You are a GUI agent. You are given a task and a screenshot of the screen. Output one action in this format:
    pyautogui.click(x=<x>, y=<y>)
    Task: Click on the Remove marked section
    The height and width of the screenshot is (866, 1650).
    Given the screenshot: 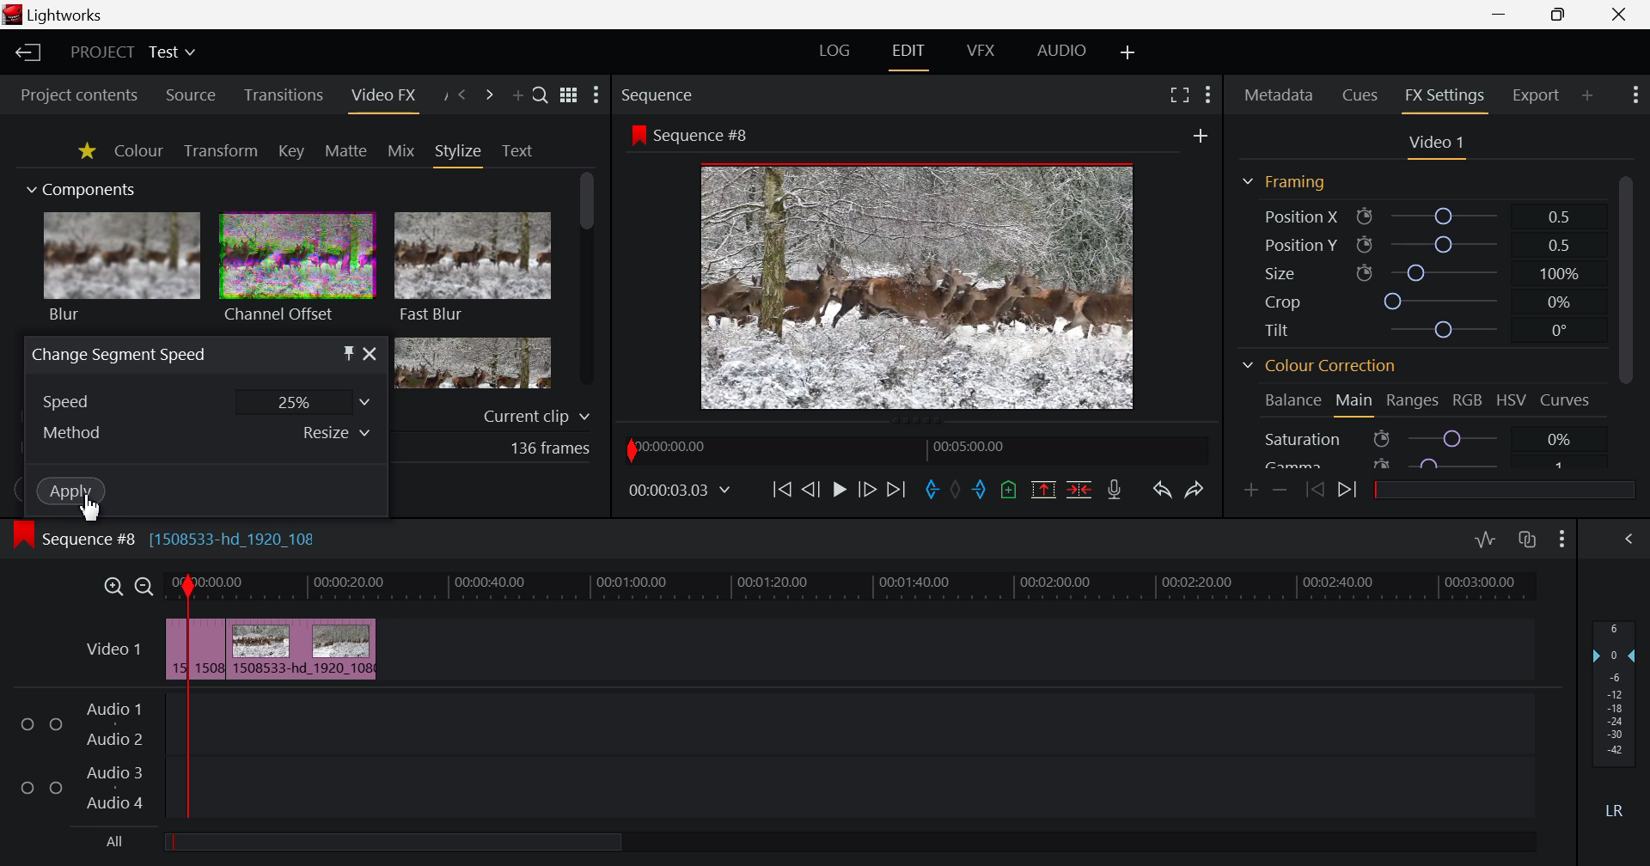 What is the action you would take?
    pyautogui.click(x=1046, y=491)
    